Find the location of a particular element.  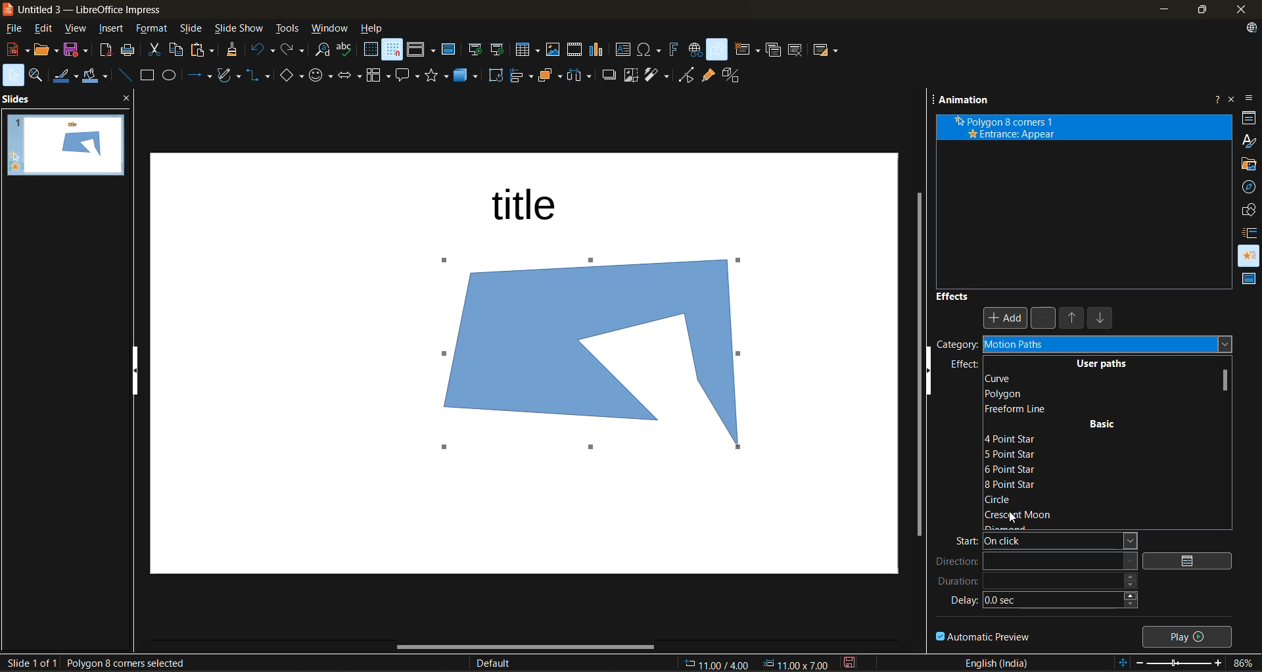

remove effect is located at coordinates (1046, 319).